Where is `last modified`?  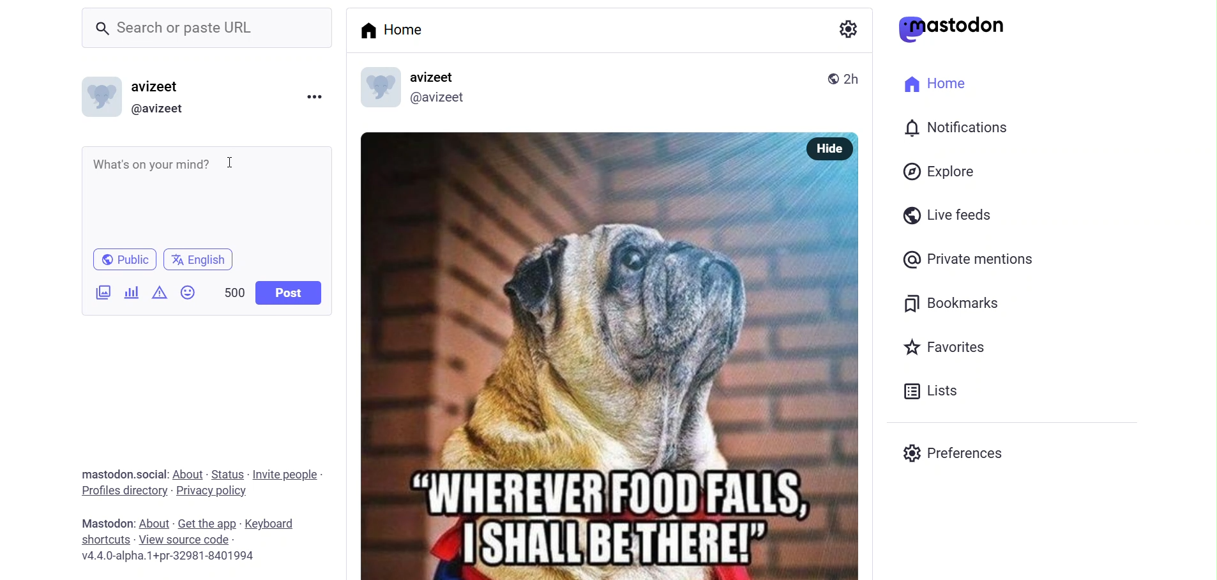
last modified is located at coordinates (852, 80).